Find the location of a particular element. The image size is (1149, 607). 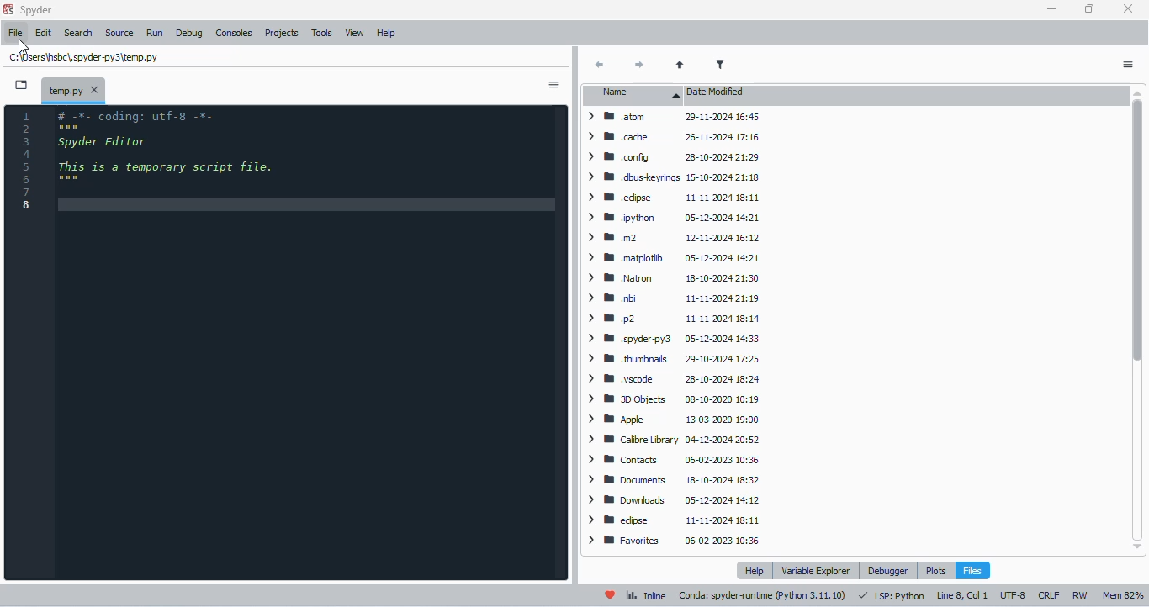

plots is located at coordinates (935, 570).